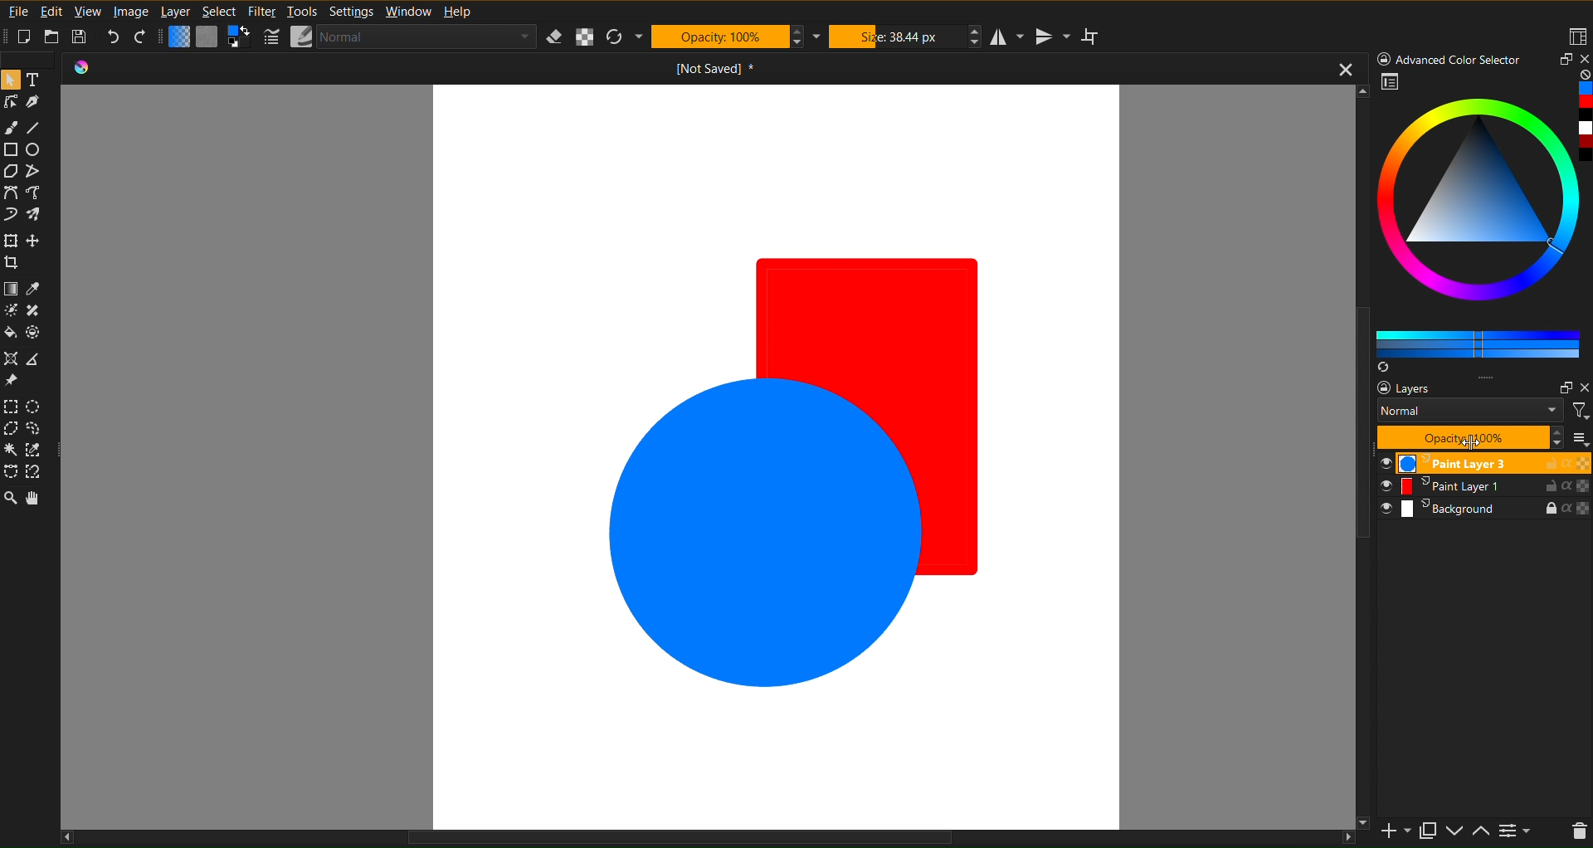  Describe the element at coordinates (37, 429) in the screenshot. I see `Selection Tool` at that location.